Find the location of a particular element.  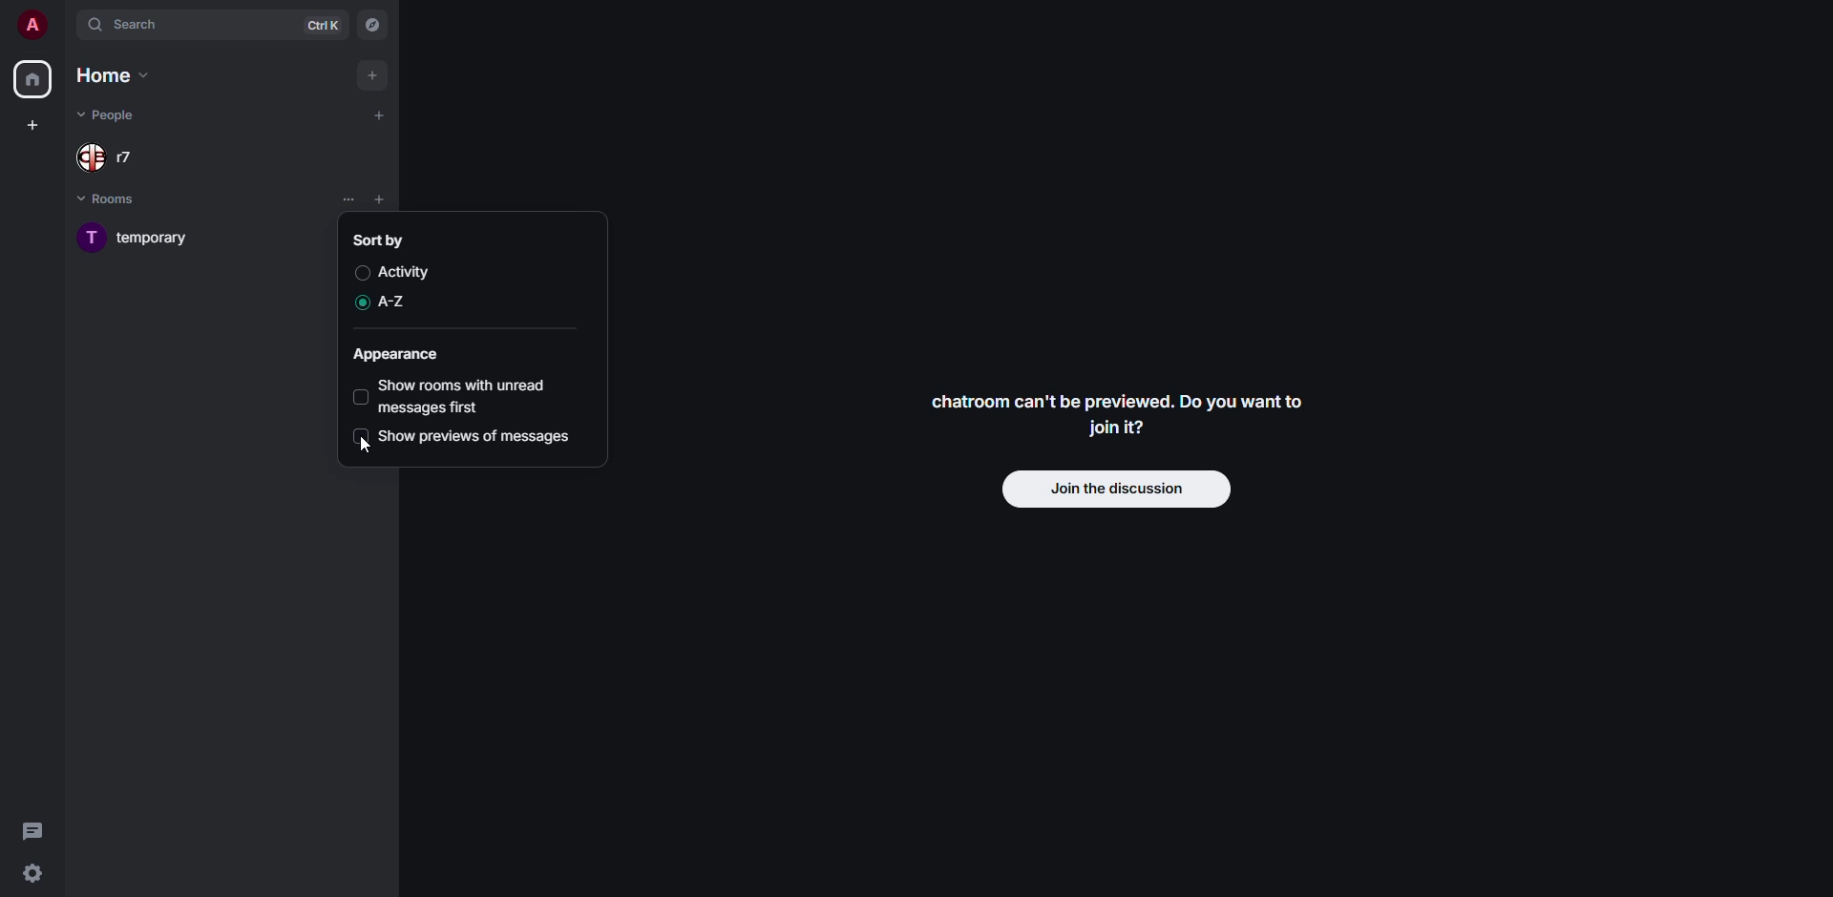

enabled is located at coordinates (359, 303).